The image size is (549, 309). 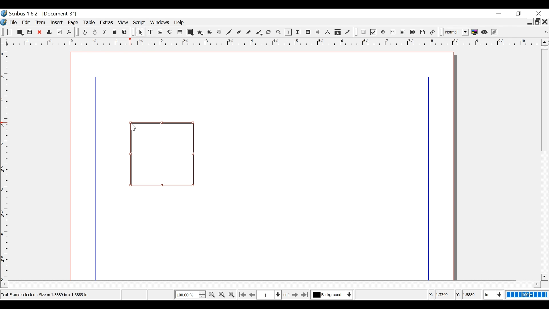 What do you see at coordinates (331, 294) in the screenshot?
I see `Select the current layer` at bounding box center [331, 294].